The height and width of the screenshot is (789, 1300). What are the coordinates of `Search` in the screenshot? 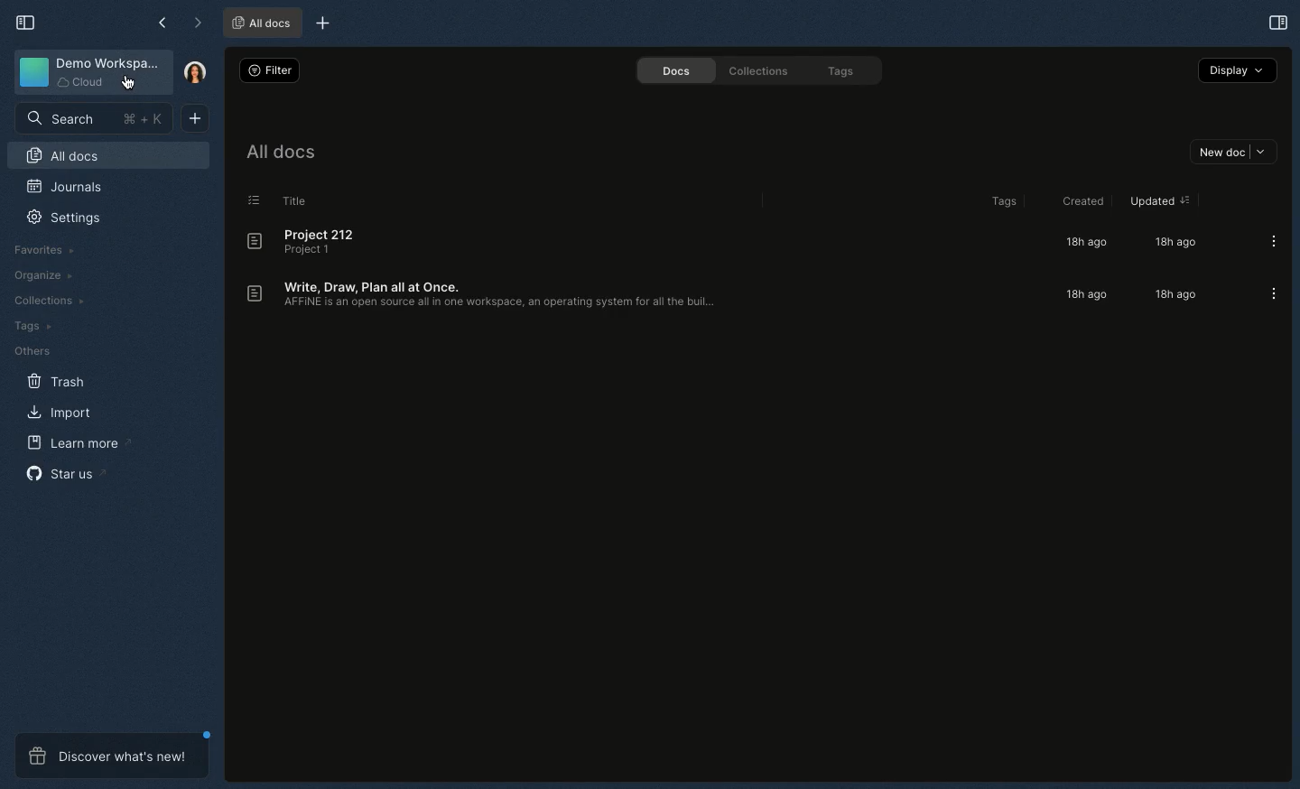 It's located at (89, 118).